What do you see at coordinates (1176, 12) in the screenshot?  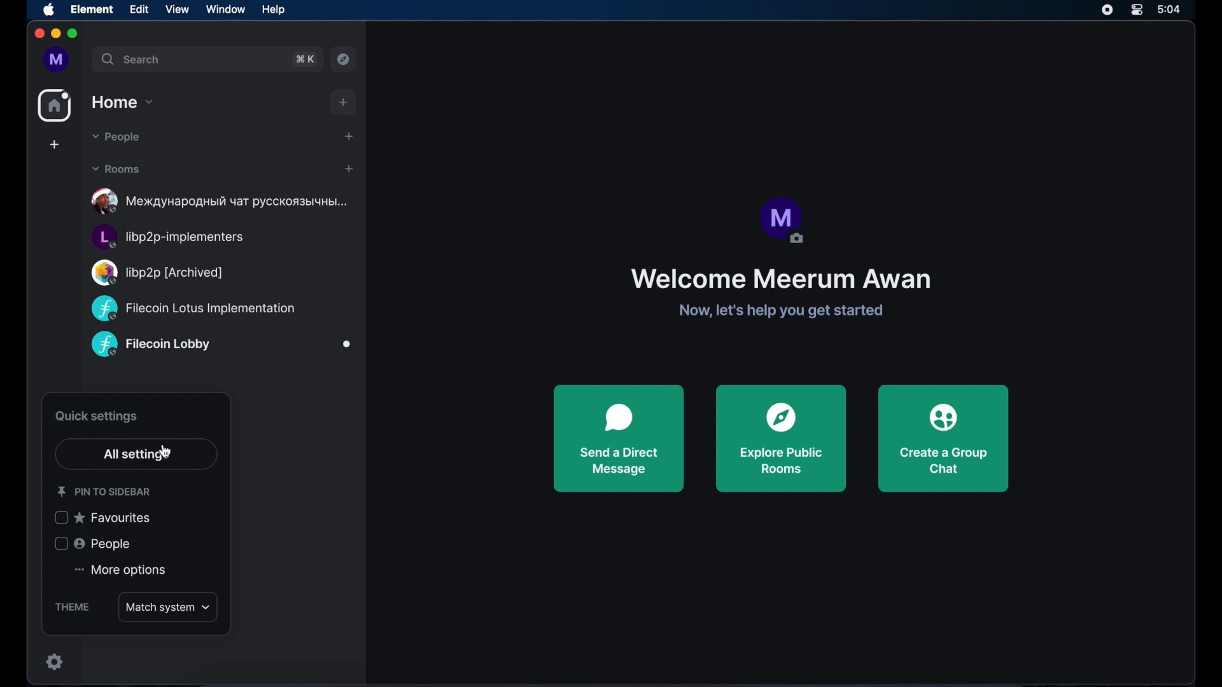 I see `5:04` at bounding box center [1176, 12].